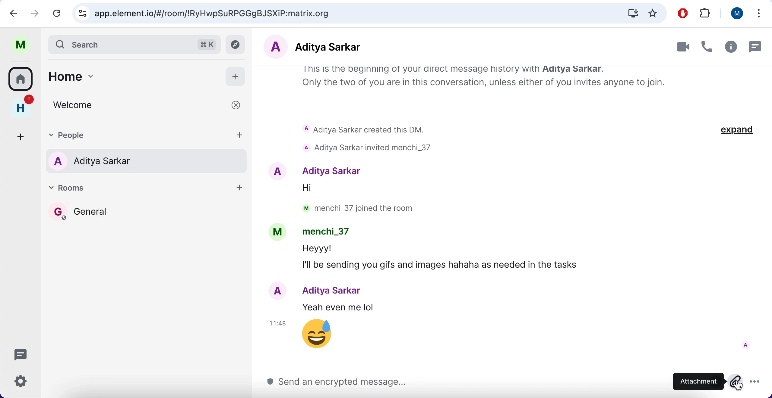  Describe the element at coordinates (221, 14) in the screenshot. I see `app.element.io/#/room/!RyHwpSuRPGGgBJSXiP:matrix.org` at that location.